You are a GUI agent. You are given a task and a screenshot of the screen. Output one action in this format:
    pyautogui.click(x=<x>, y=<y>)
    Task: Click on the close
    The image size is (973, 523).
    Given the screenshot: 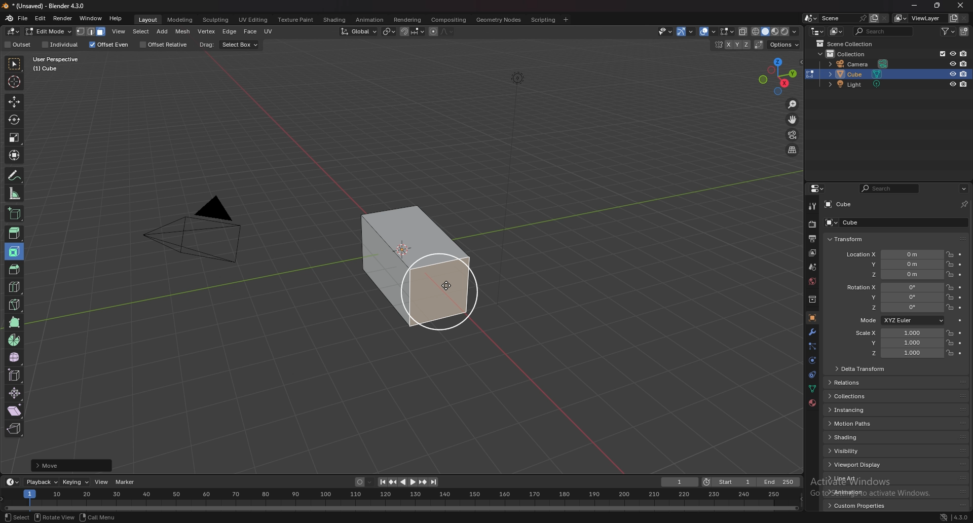 What is the action you would take?
    pyautogui.click(x=961, y=6)
    